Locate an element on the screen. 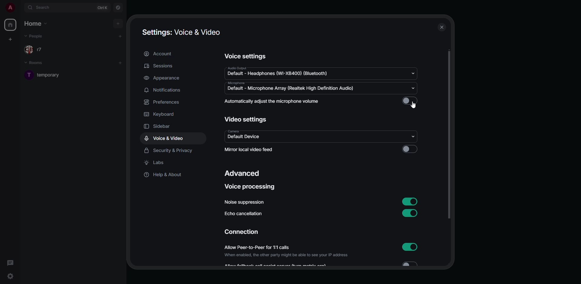  mirror local feed is located at coordinates (259, 150).